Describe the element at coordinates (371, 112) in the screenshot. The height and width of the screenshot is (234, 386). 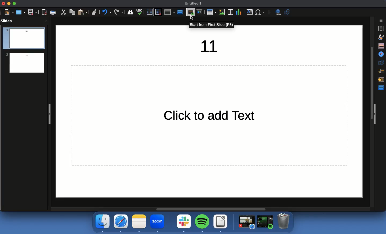
I see `vertical Scroll` at that location.